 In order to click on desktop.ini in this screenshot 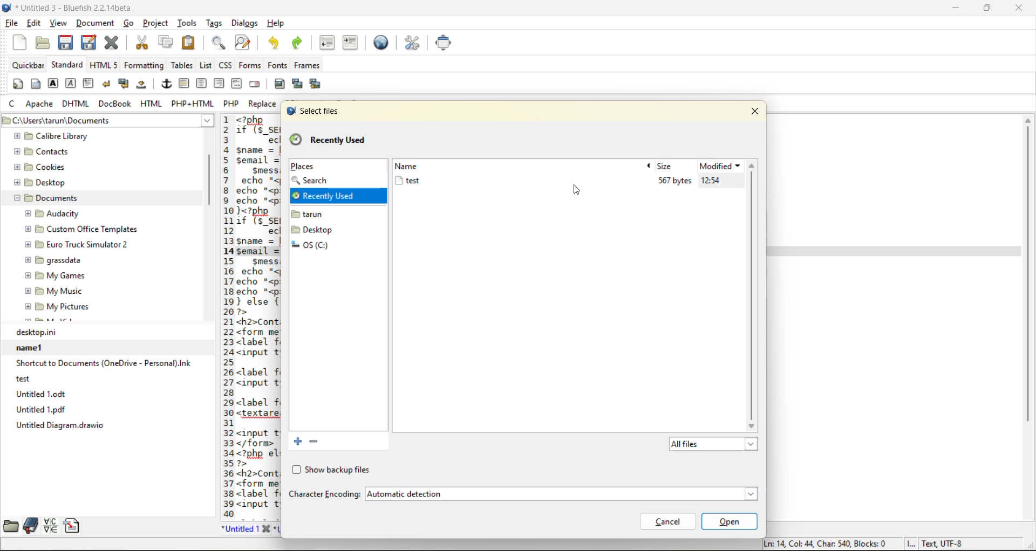, I will do `click(107, 332)`.